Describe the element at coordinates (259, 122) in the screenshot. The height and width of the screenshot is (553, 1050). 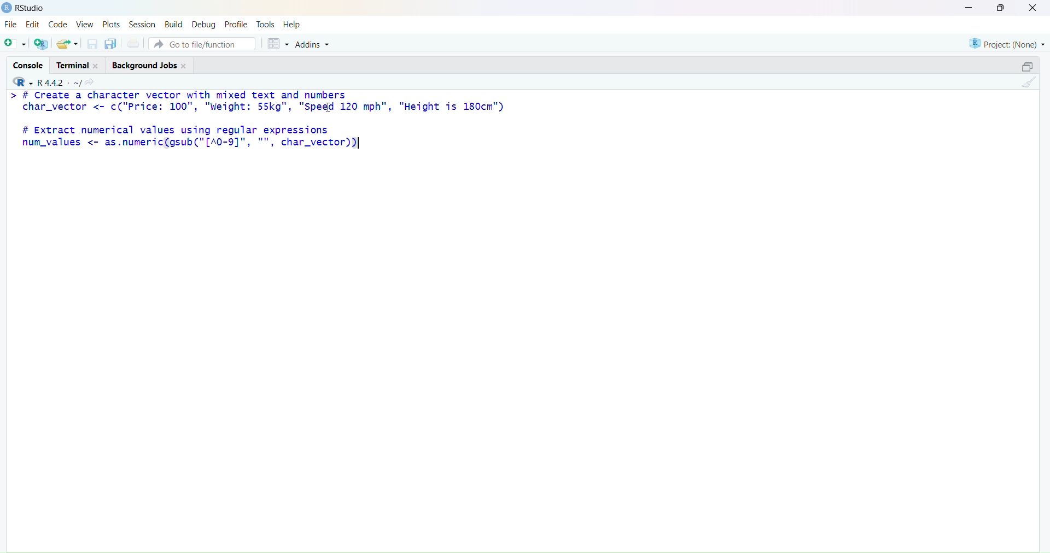
I see `> # Create a character vector with mixed text and numberschar_vector <- c("Price: 100", "weight: 55kg", "Speed 120 mph", "Height is 180cm")# Extract numerical values using regular expressionsnum_values <- as.numeric(gsub("[A0-9]", "", char_vector))` at that location.